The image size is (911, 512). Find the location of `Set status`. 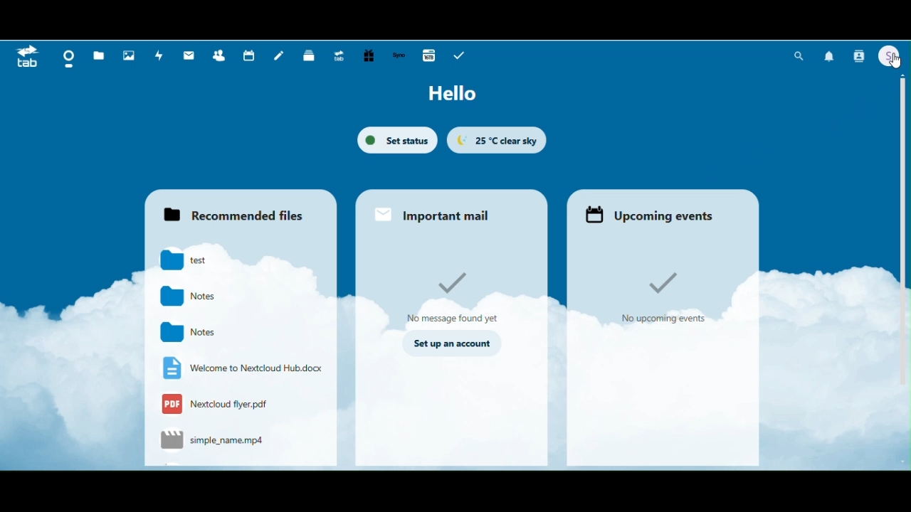

Set status is located at coordinates (397, 140).